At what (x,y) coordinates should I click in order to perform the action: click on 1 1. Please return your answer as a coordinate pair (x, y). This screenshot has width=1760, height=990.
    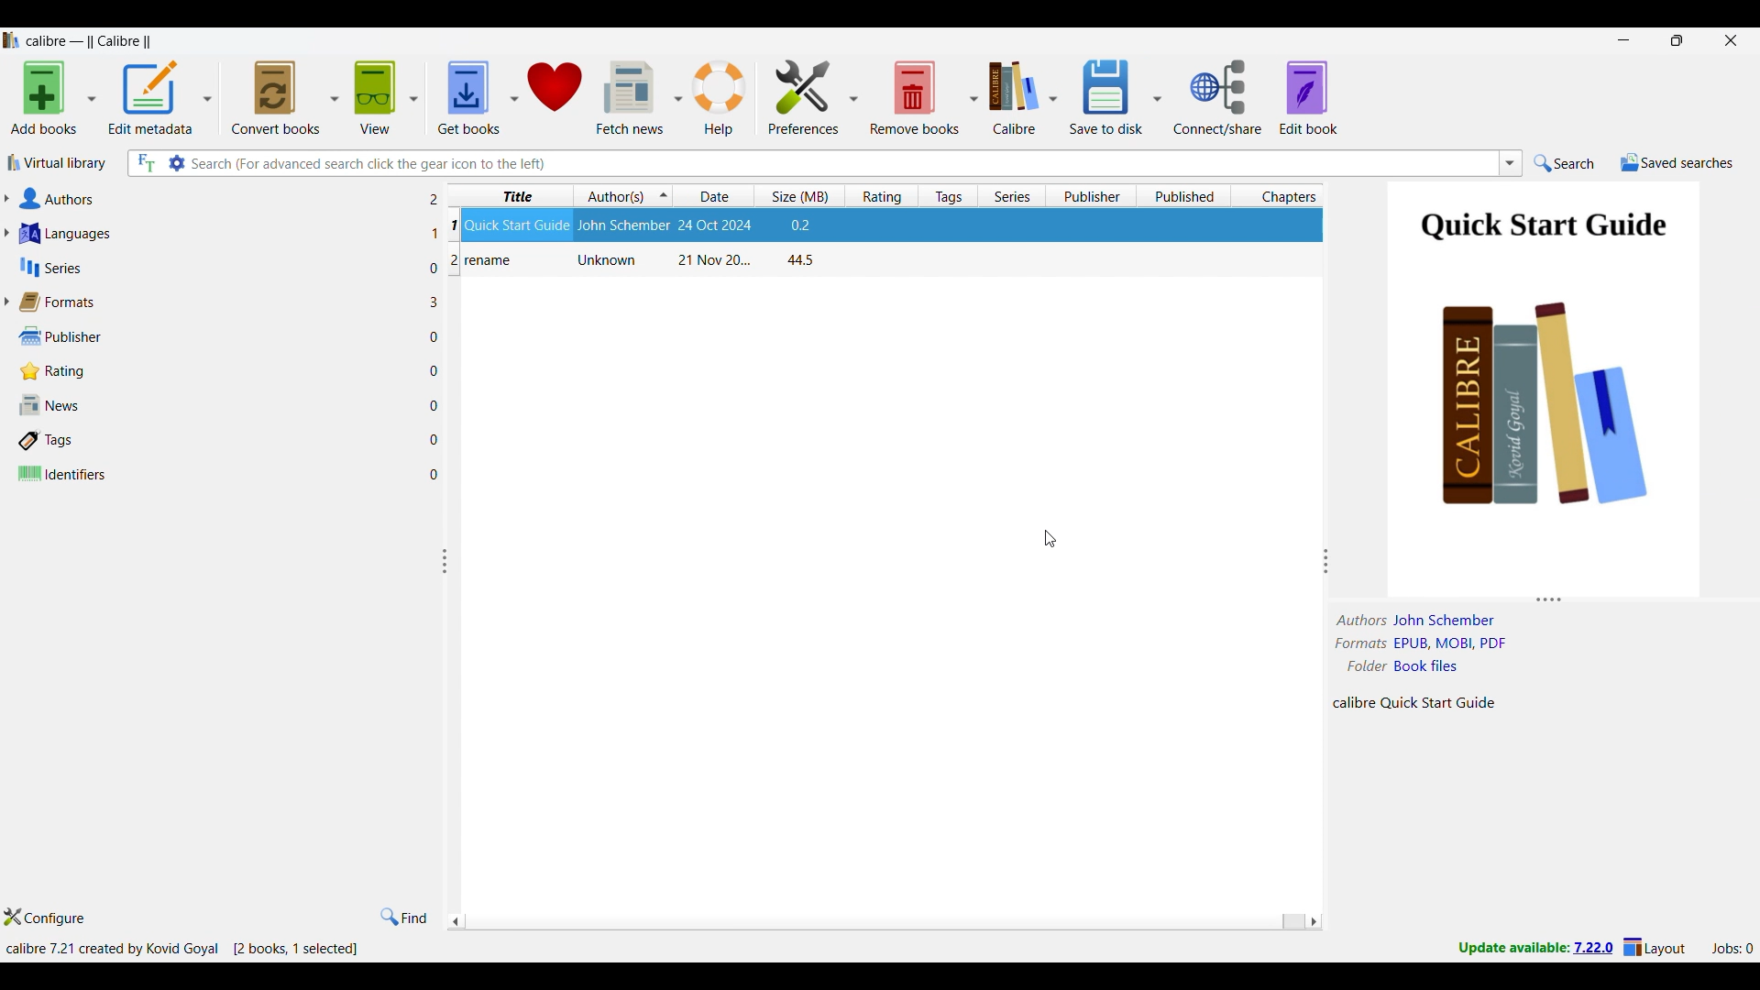
    Looking at the image, I should click on (443, 228).